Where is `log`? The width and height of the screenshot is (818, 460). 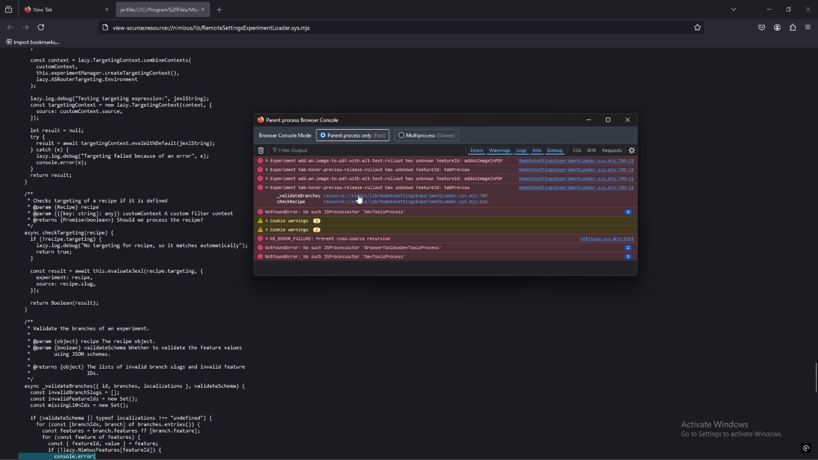
log is located at coordinates (380, 161).